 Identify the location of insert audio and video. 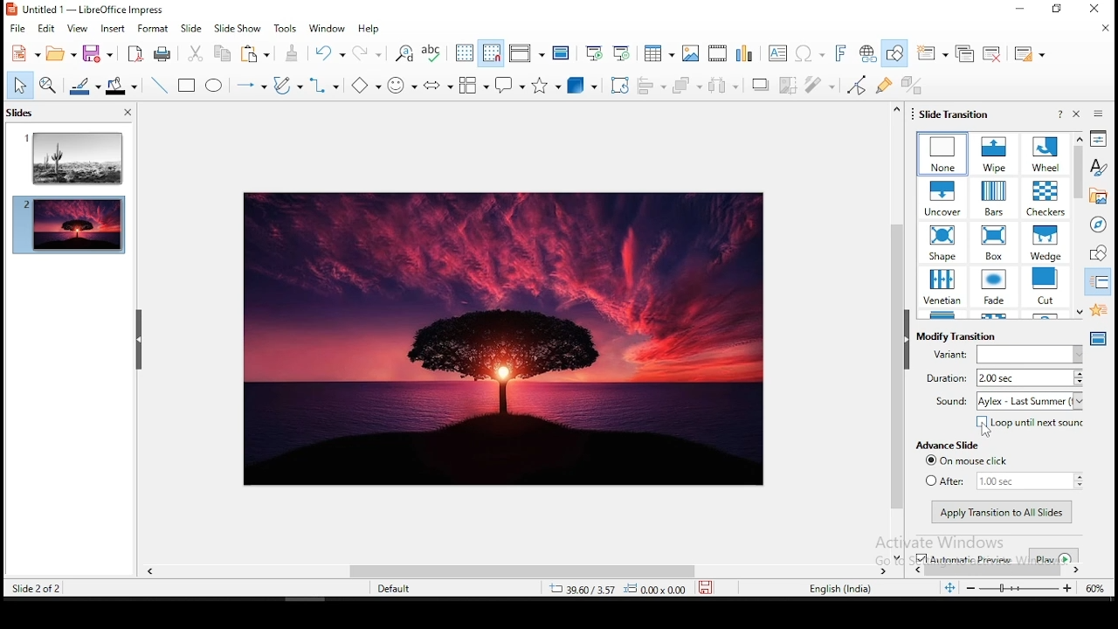
(718, 52).